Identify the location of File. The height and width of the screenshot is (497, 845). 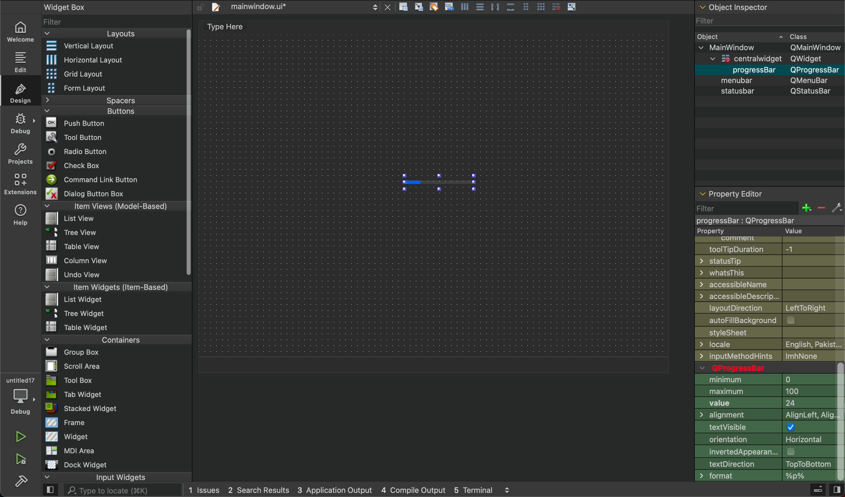
(70, 366).